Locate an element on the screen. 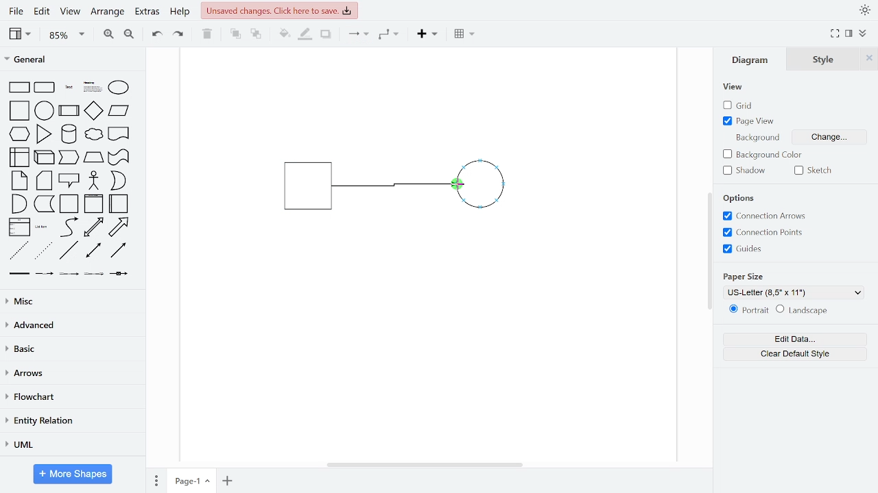 The height and width of the screenshot is (493, 878). view is located at coordinates (69, 12).